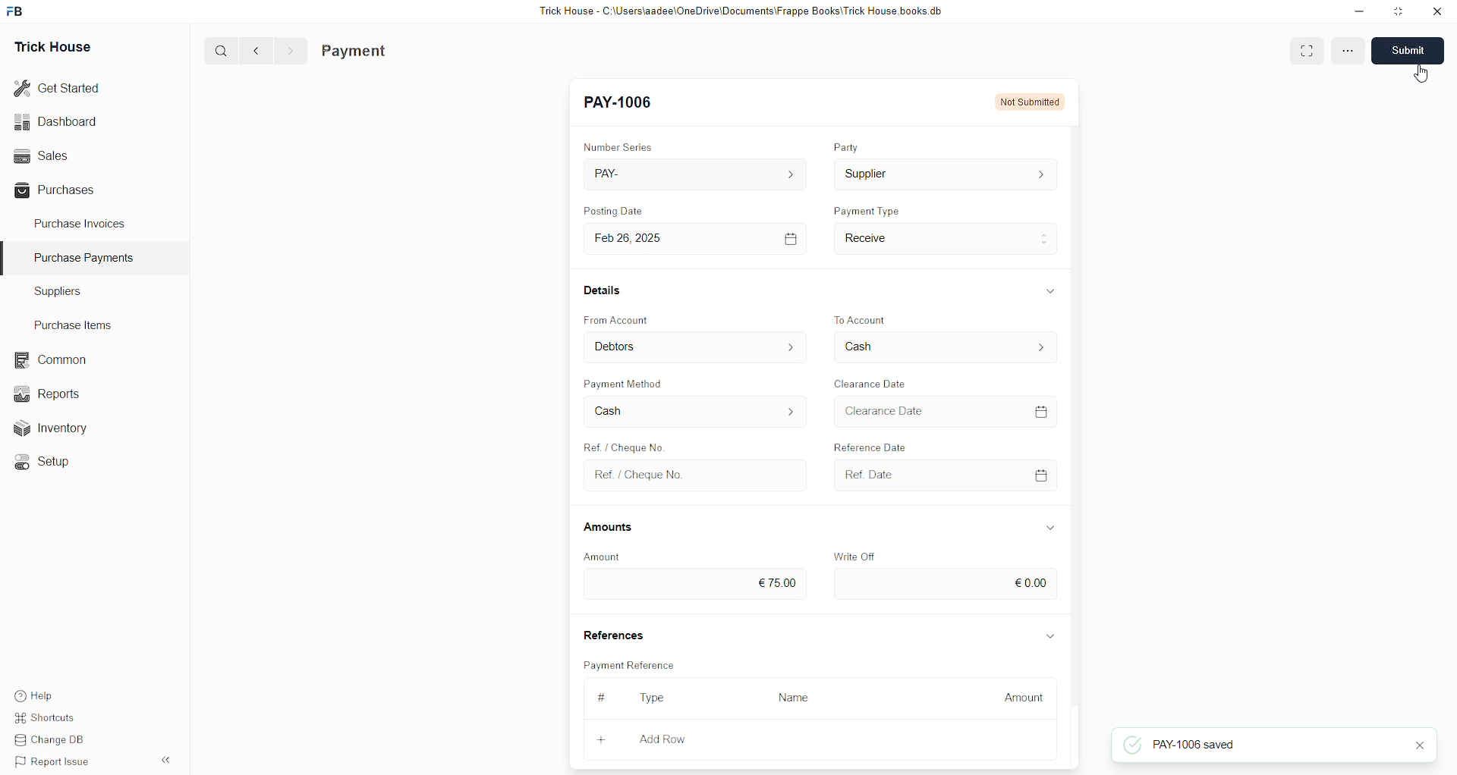  What do you see at coordinates (697, 347) in the screenshot?
I see `Debters` at bounding box center [697, 347].